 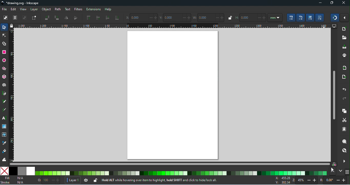 I want to click on tweak, so click(x=4, y=159).